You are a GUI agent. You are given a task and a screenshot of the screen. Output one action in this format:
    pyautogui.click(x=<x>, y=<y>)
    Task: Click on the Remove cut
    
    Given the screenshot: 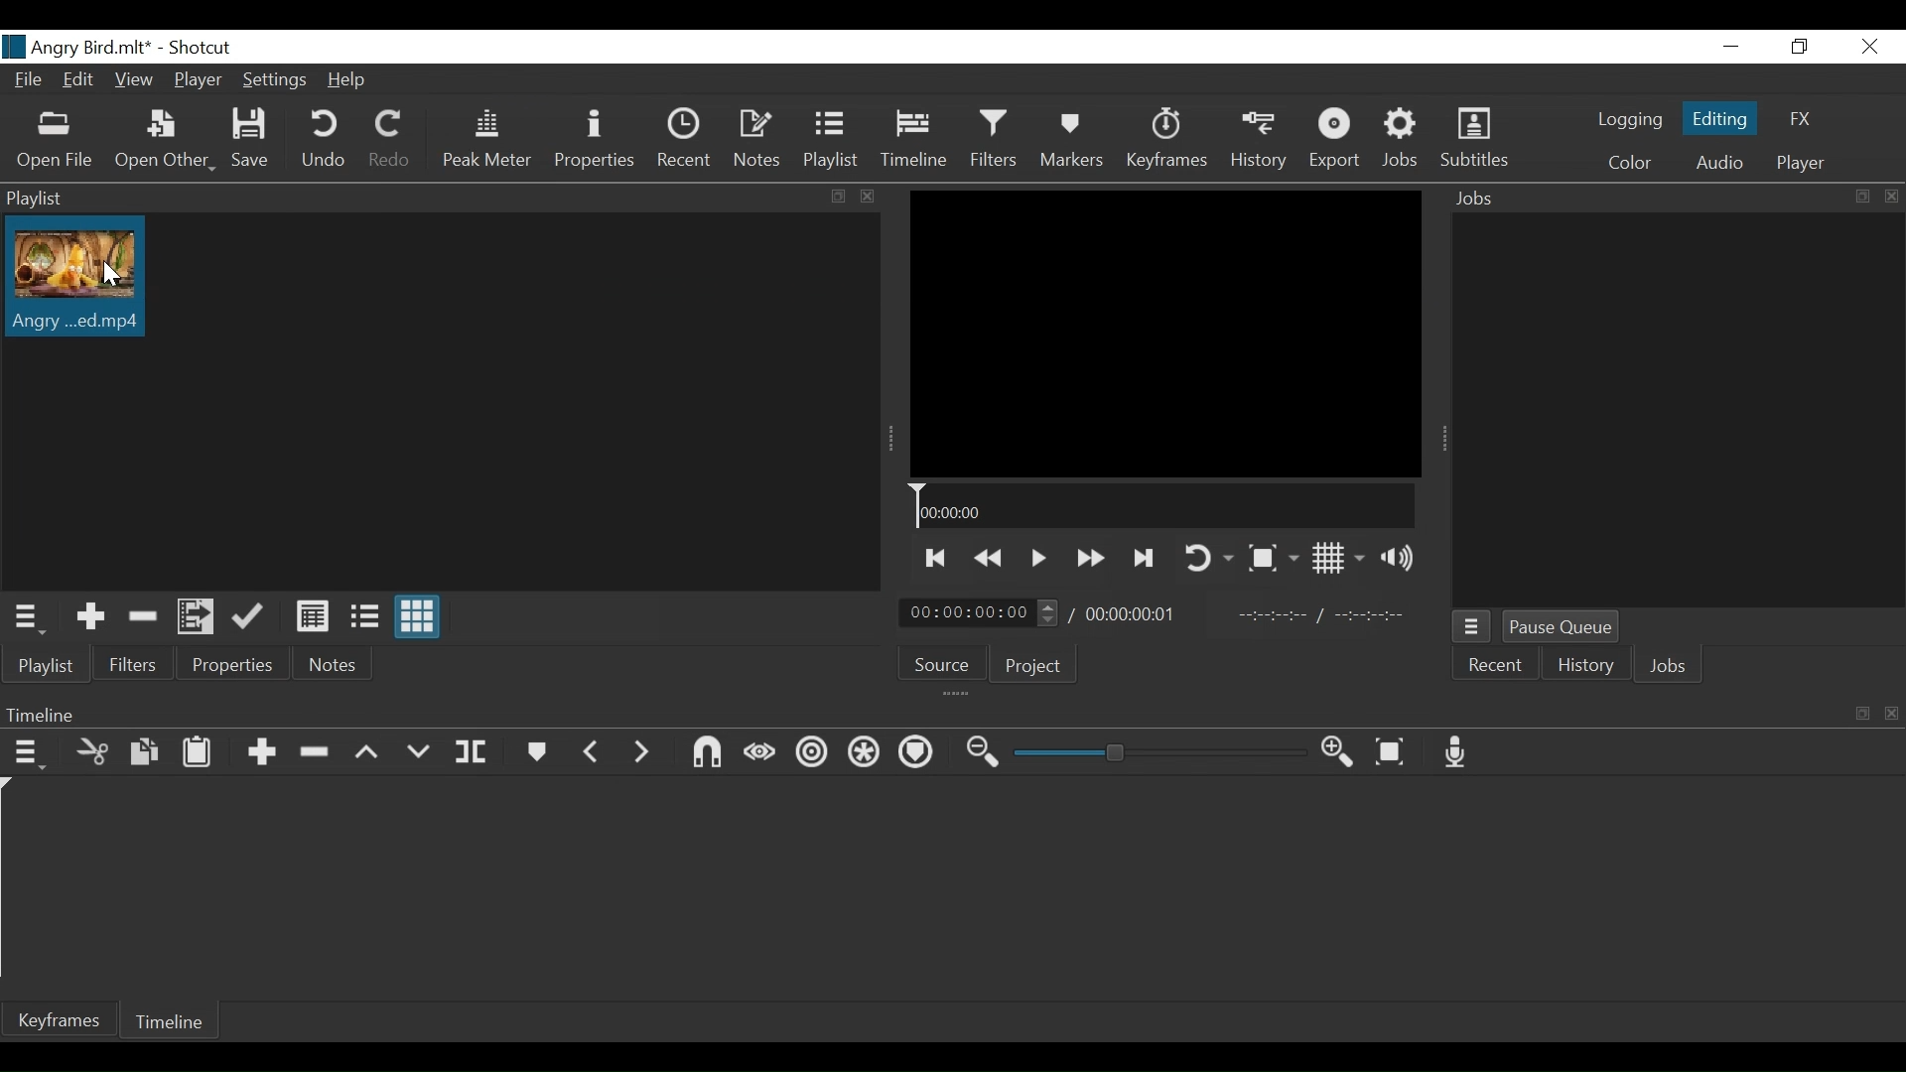 What is the action you would take?
    pyautogui.click(x=138, y=616)
    